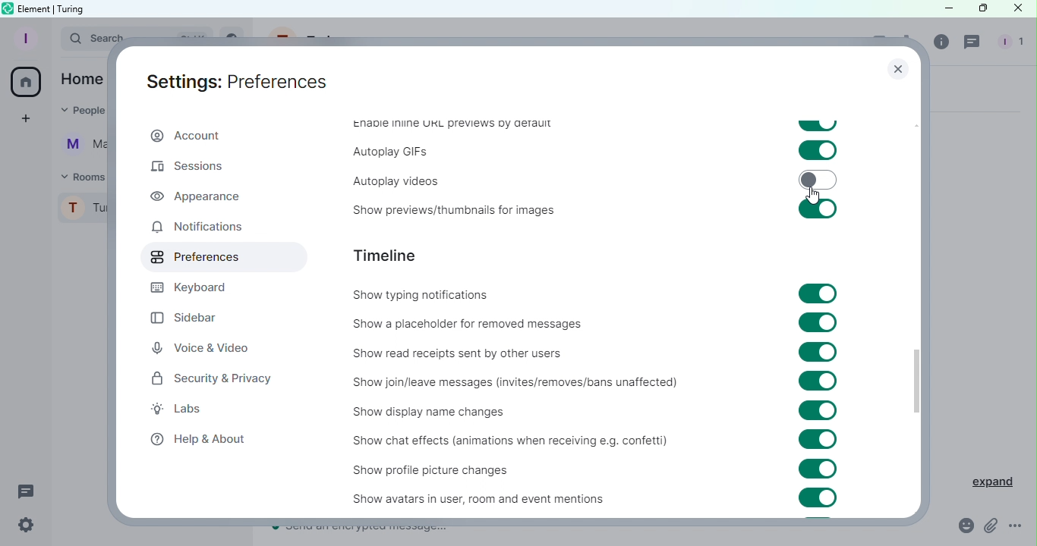 Image resolution: width=1037 pixels, height=546 pixels. What do you see at coordinates (82, 40) in the screenshot?
I see `Search` at bounding box center [82, 40].